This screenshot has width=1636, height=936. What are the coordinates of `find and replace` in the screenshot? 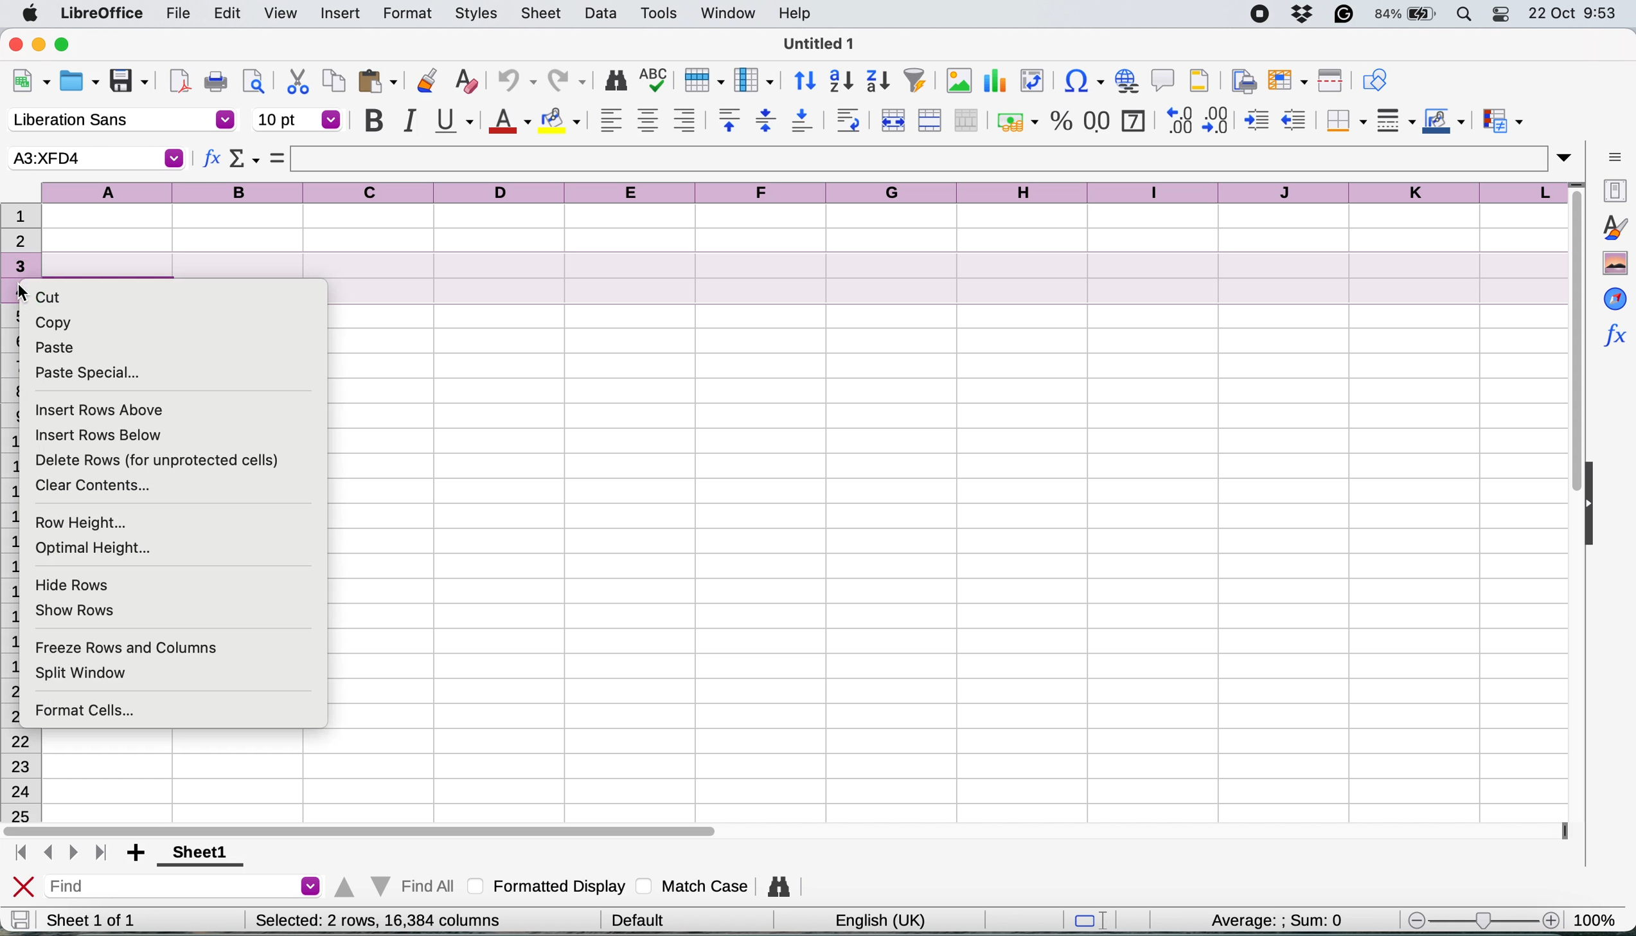 It's located at (617, 80).